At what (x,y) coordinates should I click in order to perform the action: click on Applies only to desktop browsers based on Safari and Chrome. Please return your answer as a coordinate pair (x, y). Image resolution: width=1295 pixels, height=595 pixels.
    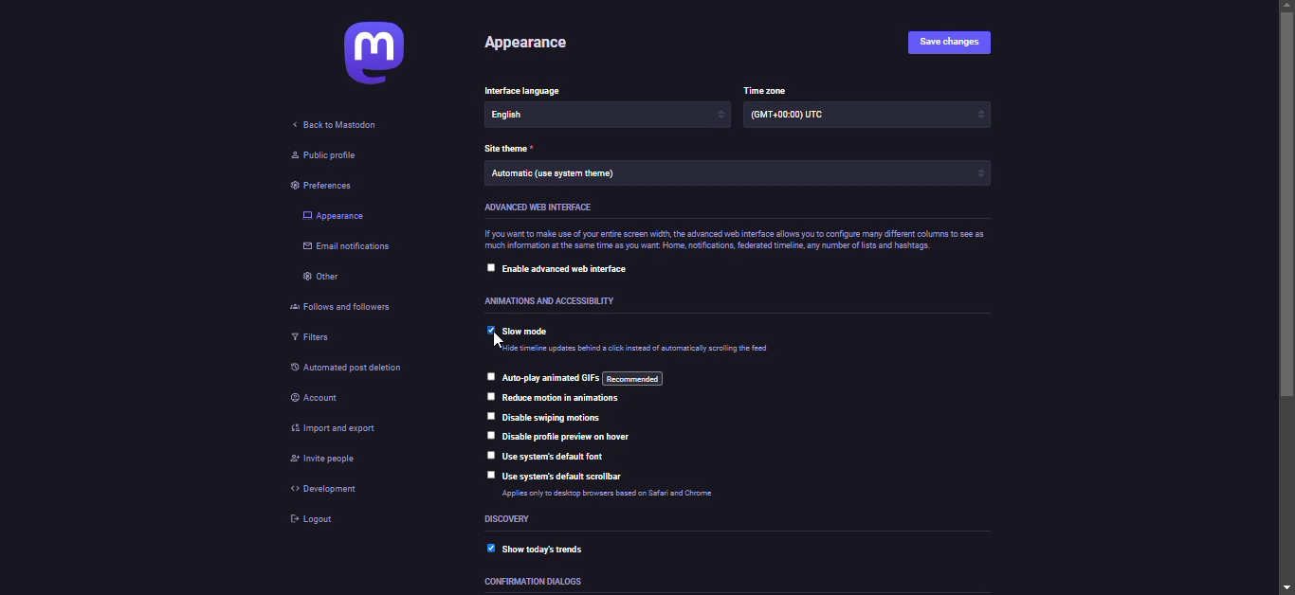
    Looking at the image, I should click on (629, 495).